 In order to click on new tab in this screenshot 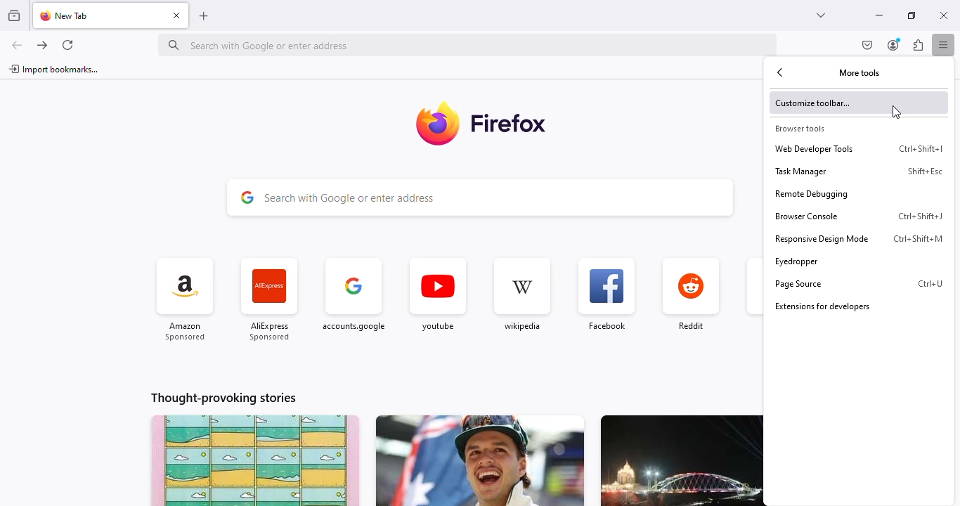, I will do `click(67, 15)`.